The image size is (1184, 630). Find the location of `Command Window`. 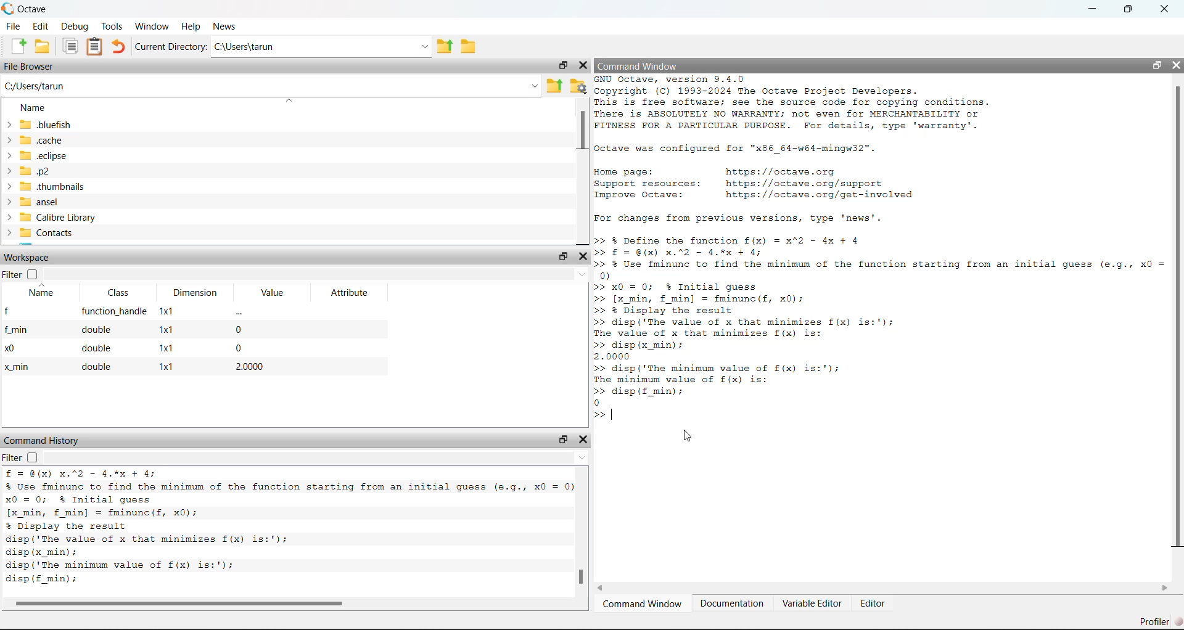

Command Window is located at coordinates (640, 65).